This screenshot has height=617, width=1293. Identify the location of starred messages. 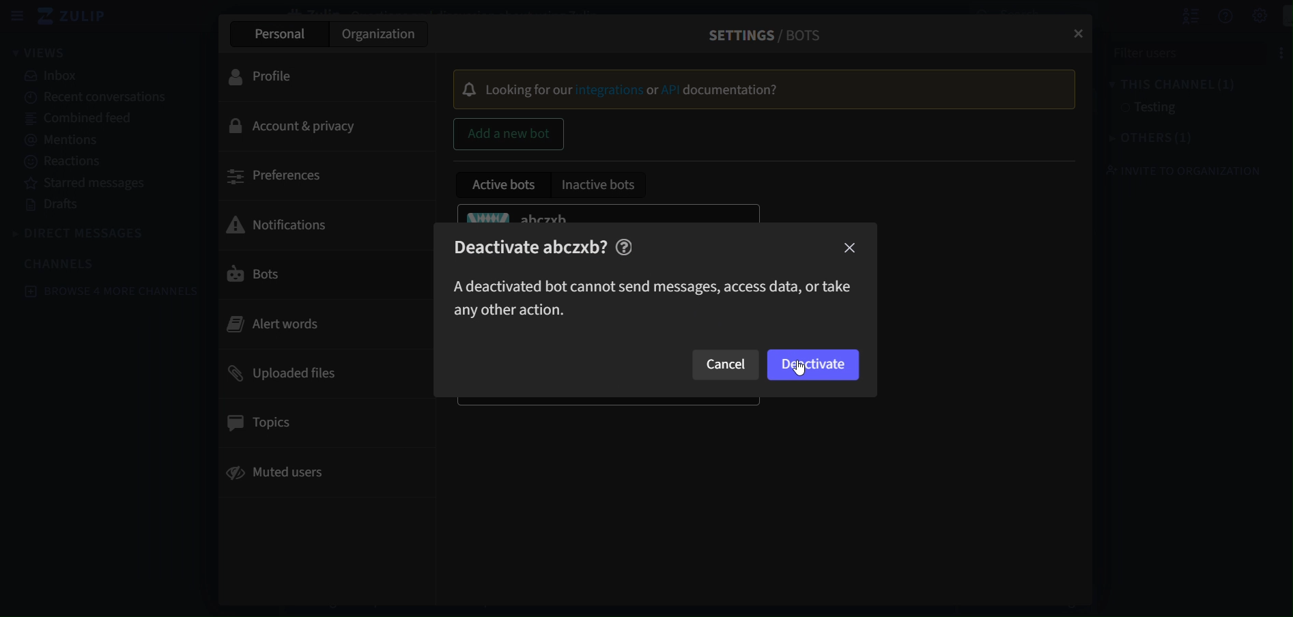
(87, 184).